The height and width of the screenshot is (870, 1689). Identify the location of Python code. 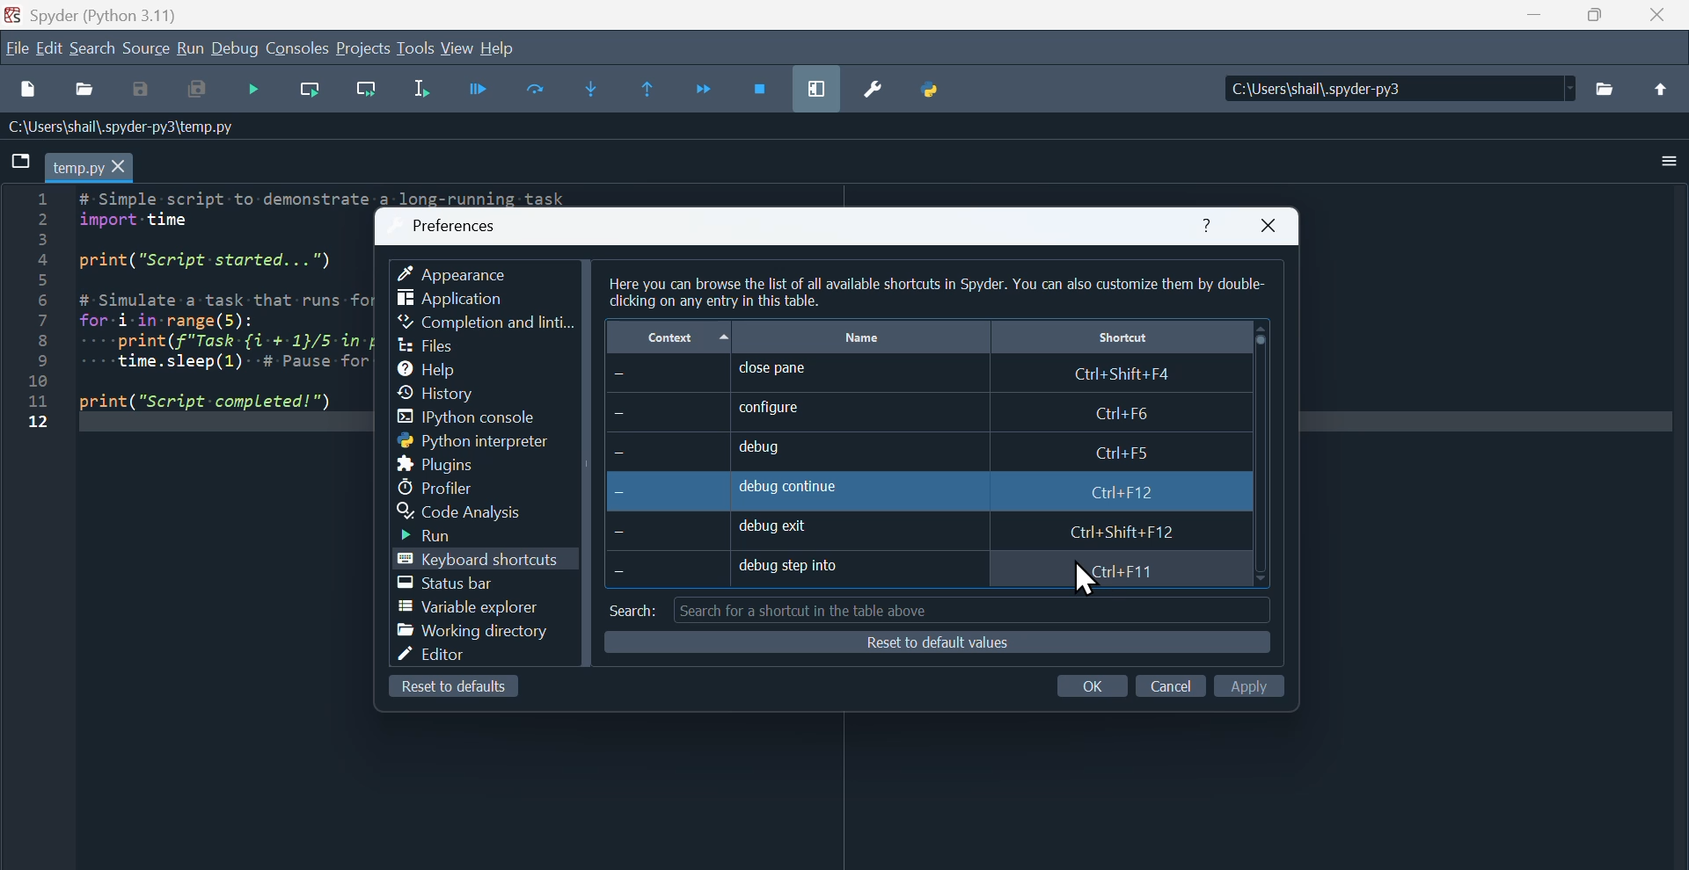
(172, 319).